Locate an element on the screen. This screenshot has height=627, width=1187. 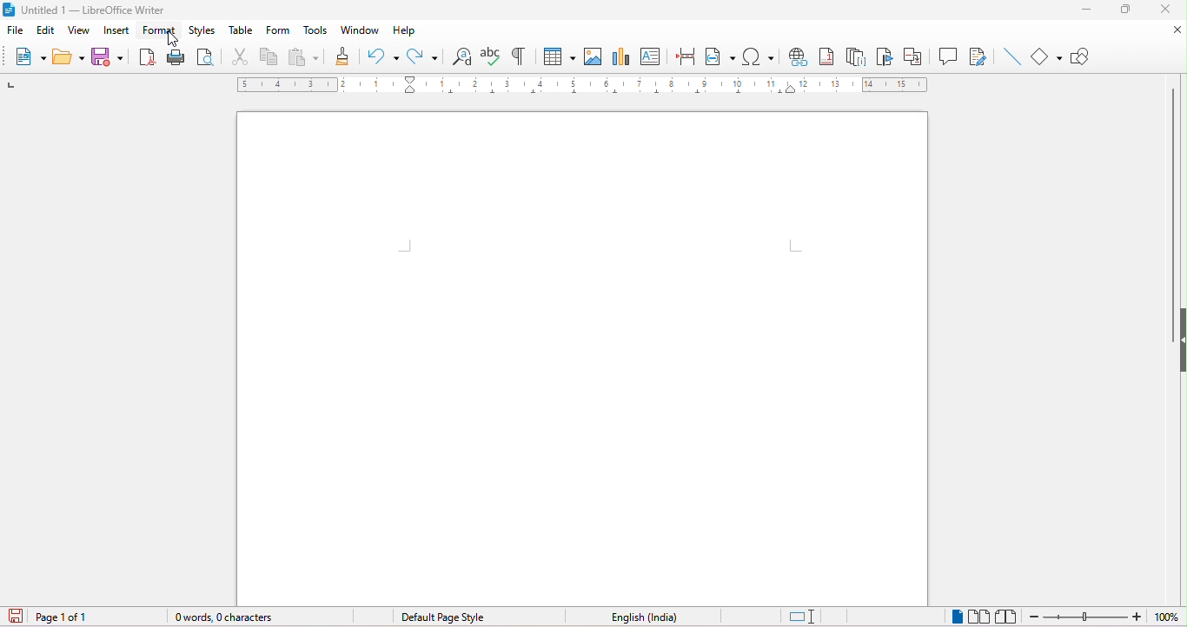
 is located at coordinates (83, 29).